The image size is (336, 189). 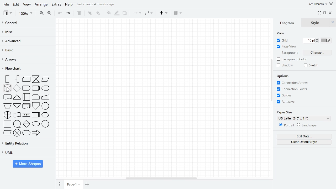 What do you see at coordinates (177, 13) in the screenshot?
I see `Table` at bounding box center [177, 13].